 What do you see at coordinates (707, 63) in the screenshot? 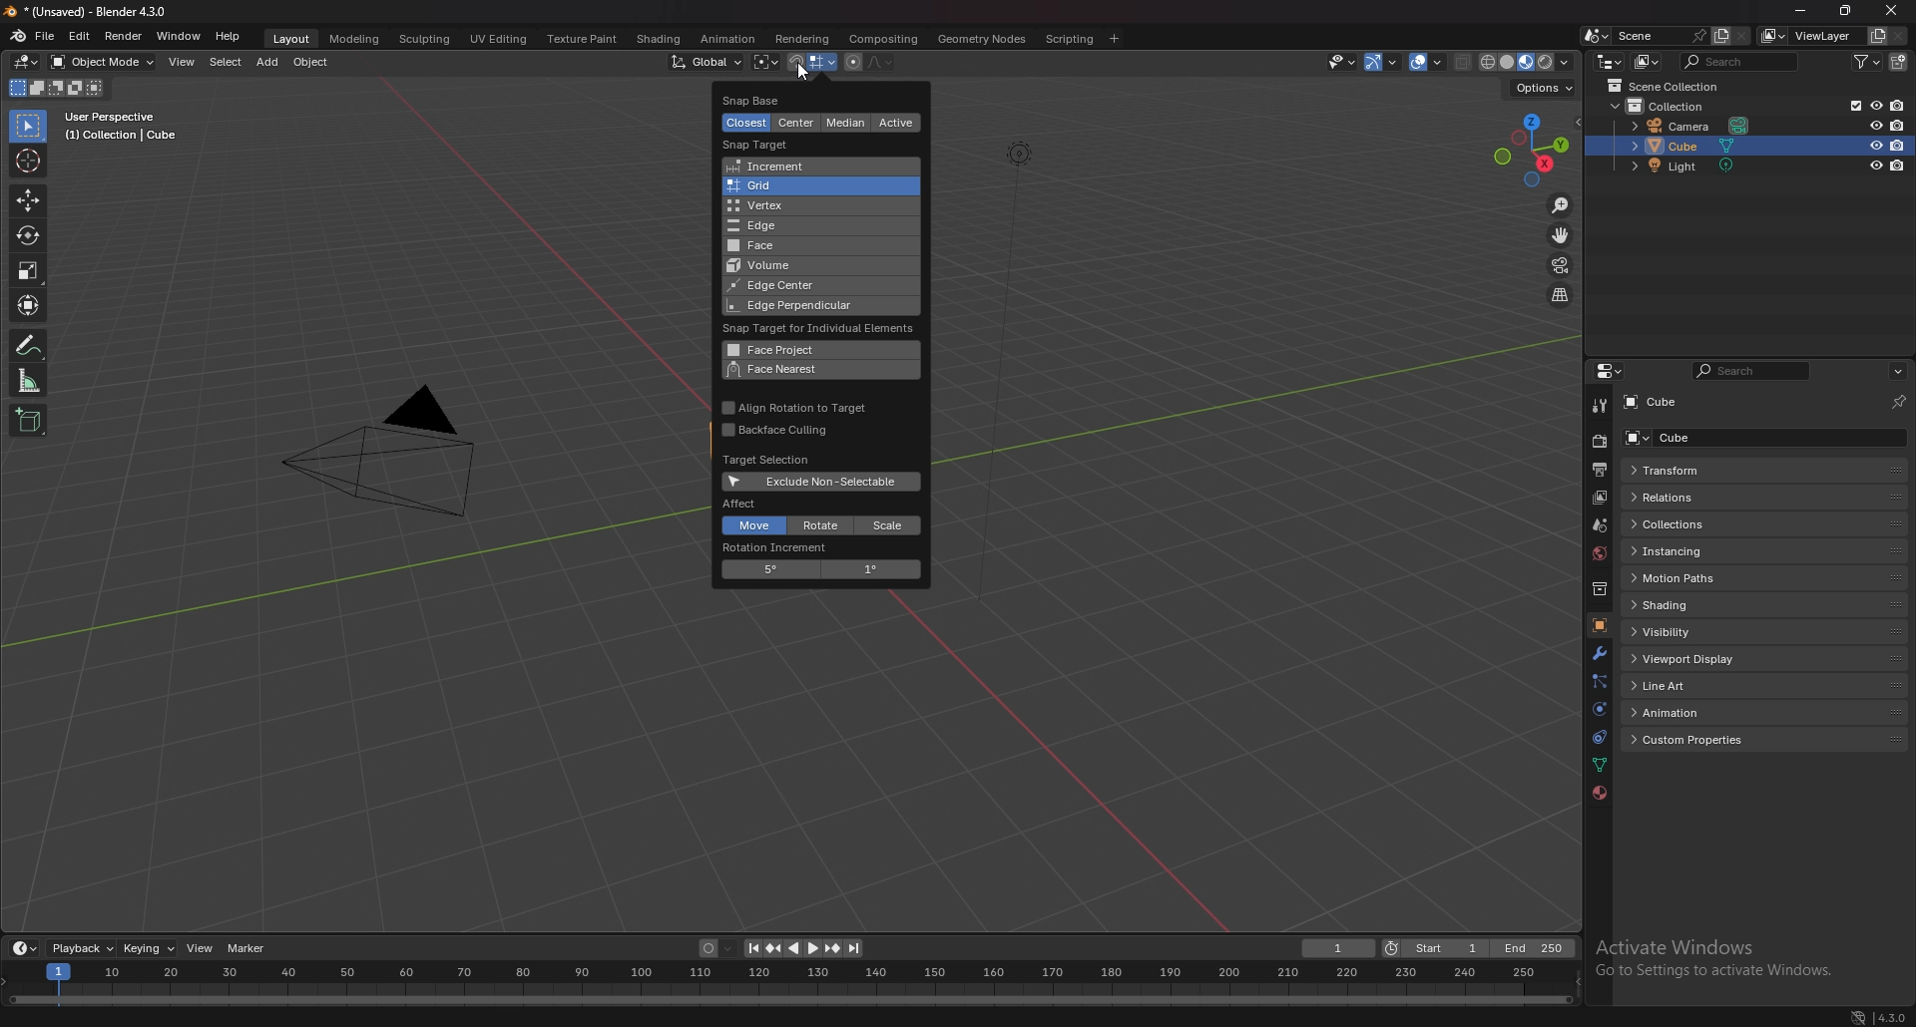
I see `transformation orientation` at bounding box center [707, 63].